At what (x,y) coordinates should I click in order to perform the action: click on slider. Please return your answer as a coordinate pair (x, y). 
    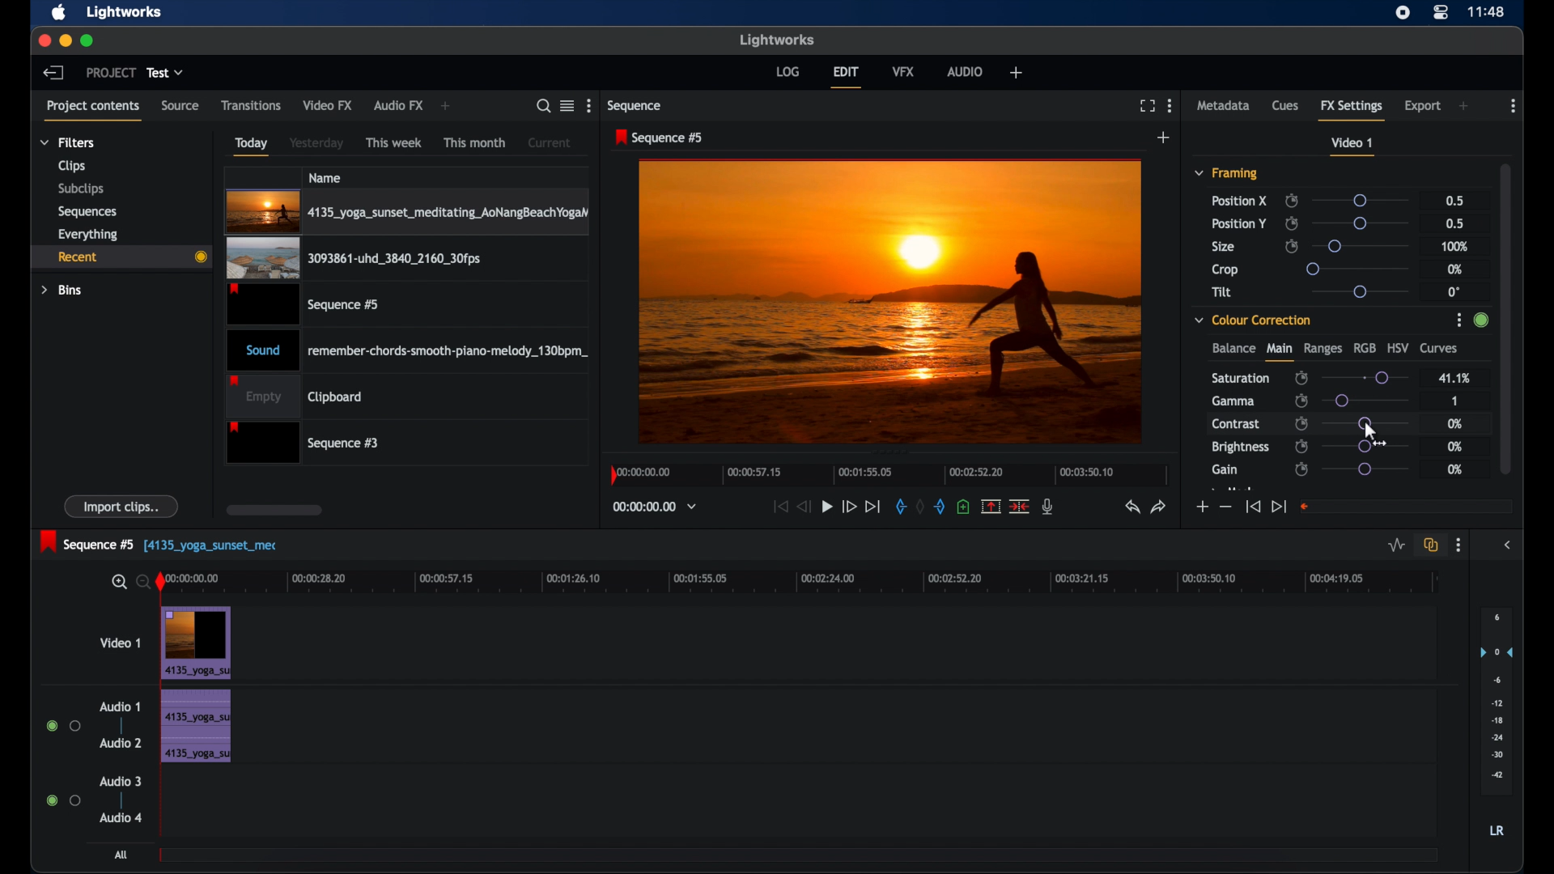
    Looking at the image, I should click on (1360, 291).